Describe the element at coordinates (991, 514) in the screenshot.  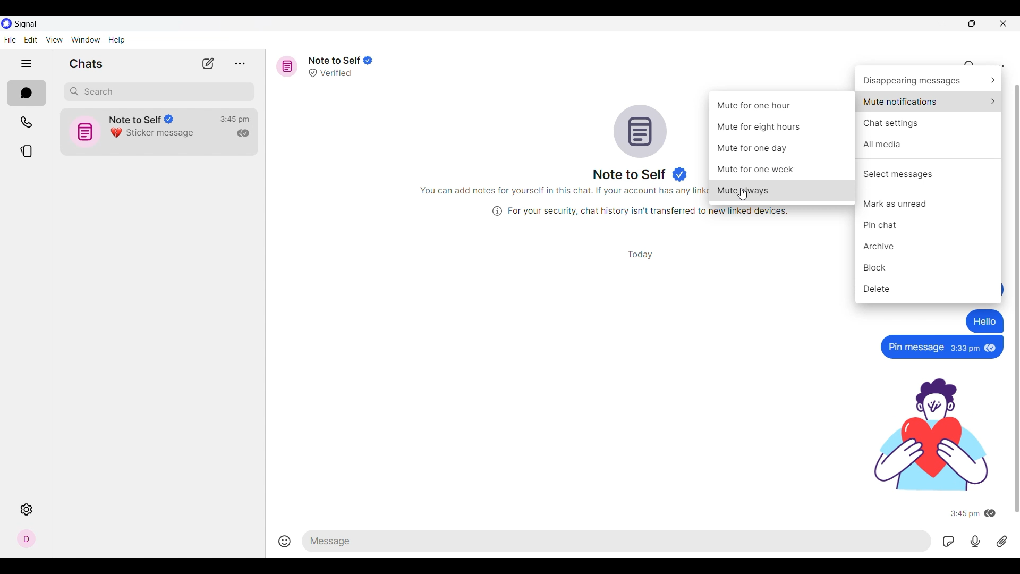
I see `seen` at that location.